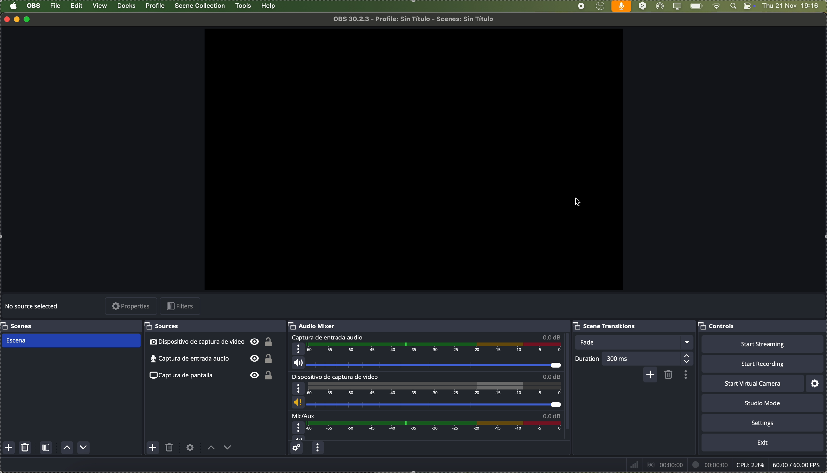  I want to click on Spotlight search, so click(732, 6).